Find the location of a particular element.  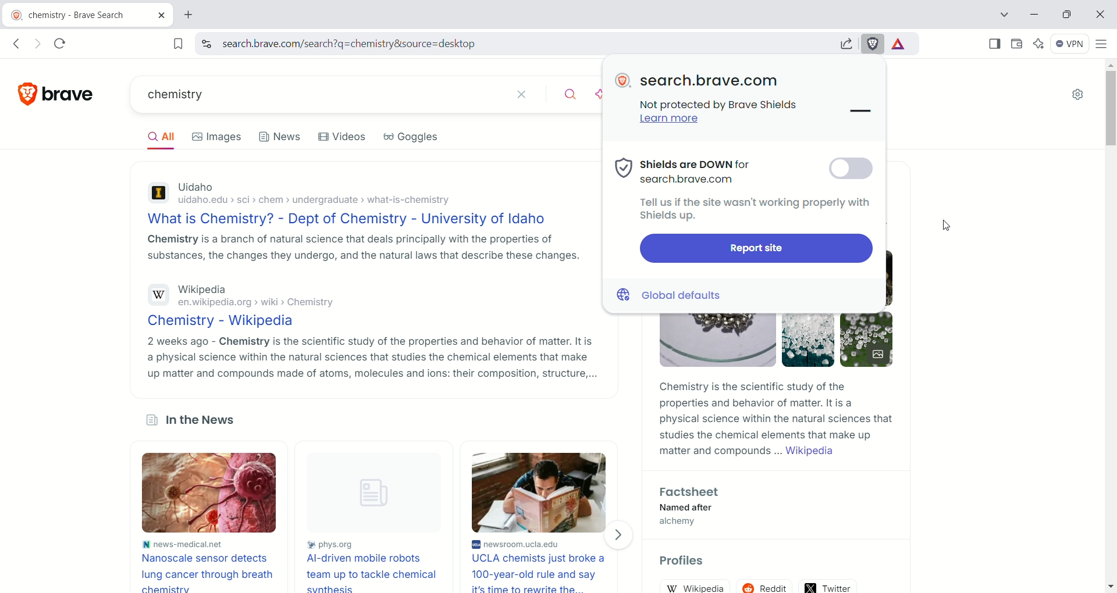

Wikipedia, reddit, twitter is located at coordinates (774, 583).